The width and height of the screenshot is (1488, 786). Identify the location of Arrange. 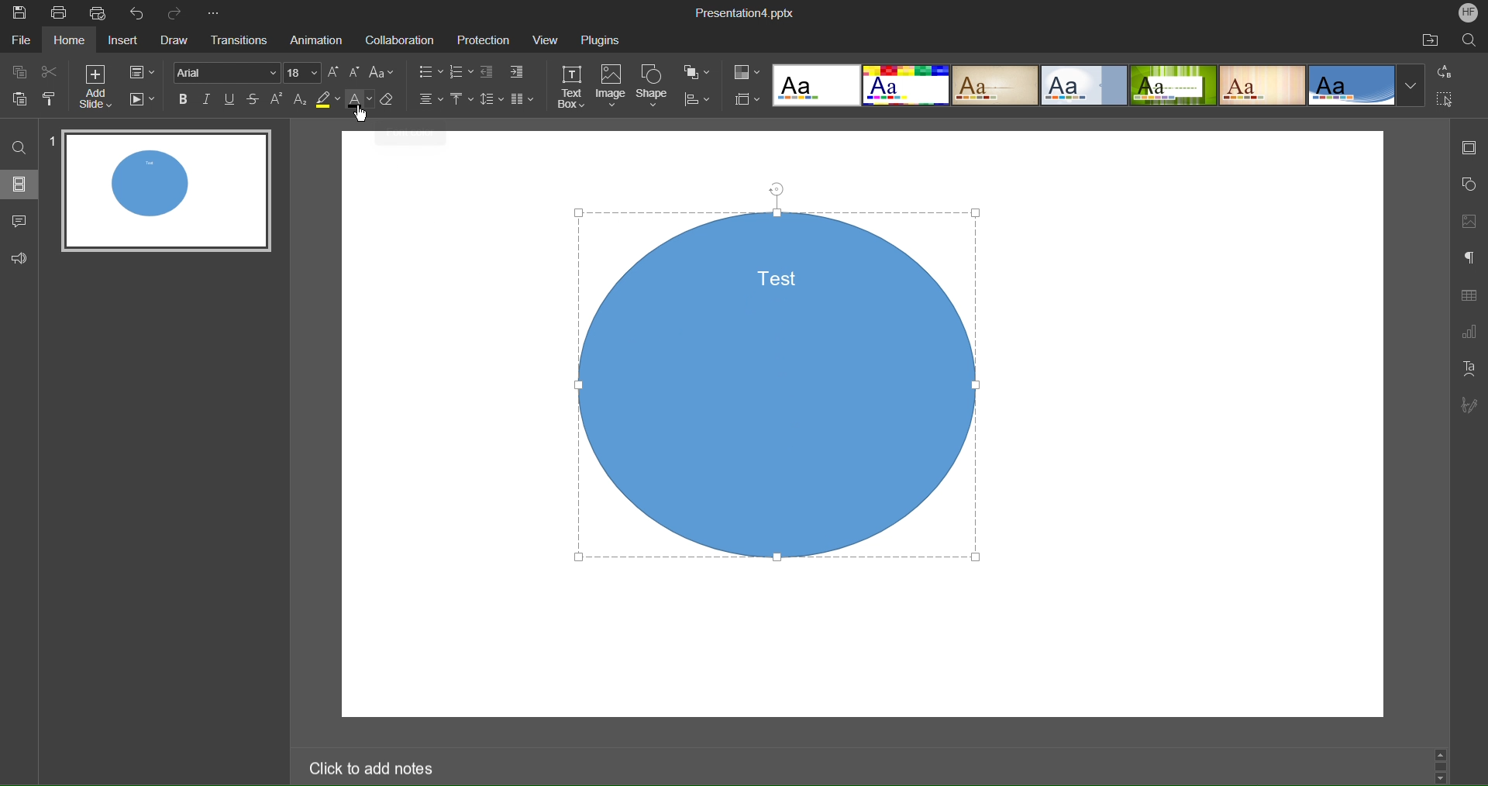
(696, 71).